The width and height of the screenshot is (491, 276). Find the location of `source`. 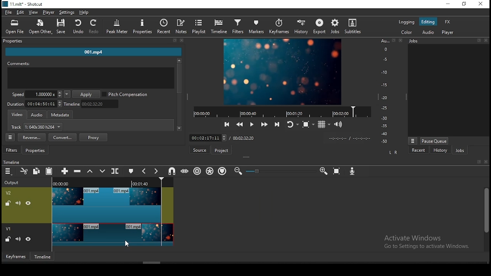

source is located at coordinates (201, 150).